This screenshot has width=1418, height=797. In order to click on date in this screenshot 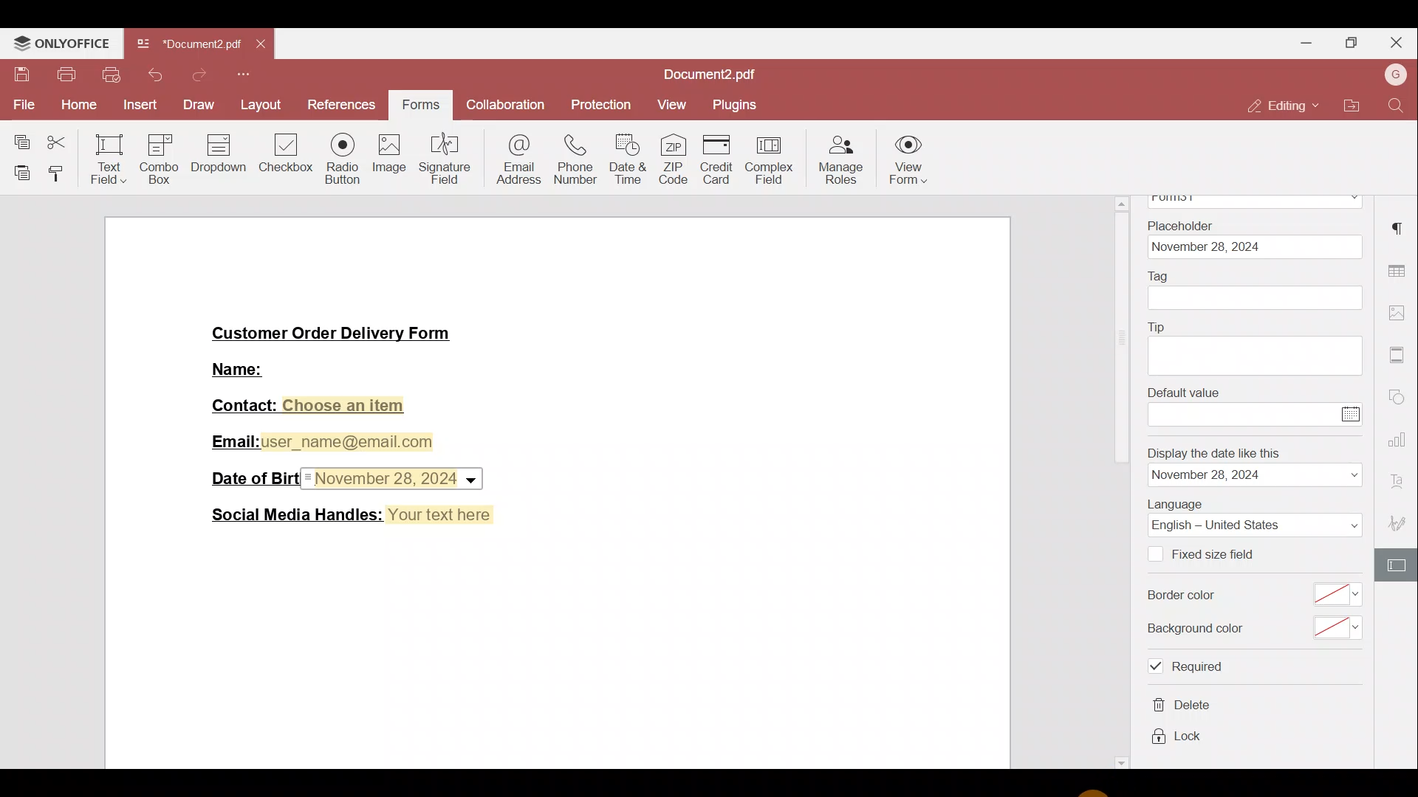, I will do `click(1254, 246)`.